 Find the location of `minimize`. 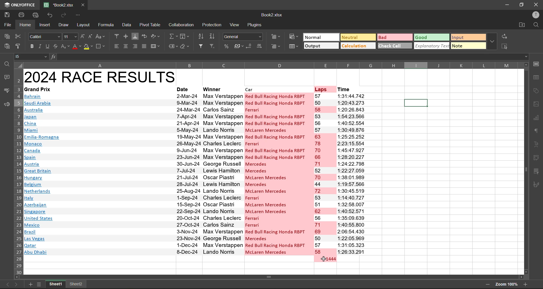

minimize is located at coordinates (506, 5).